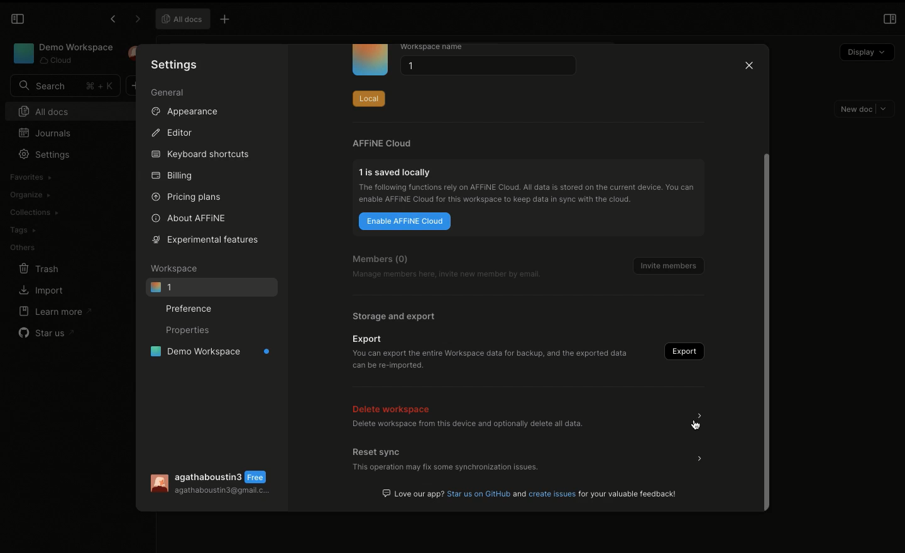 Image resolution: width=905 pixels, height=553 pixels. What do you see at coordinates (65, 85) in the screenshot?
I see `Search` at bounding box center [65, 85].